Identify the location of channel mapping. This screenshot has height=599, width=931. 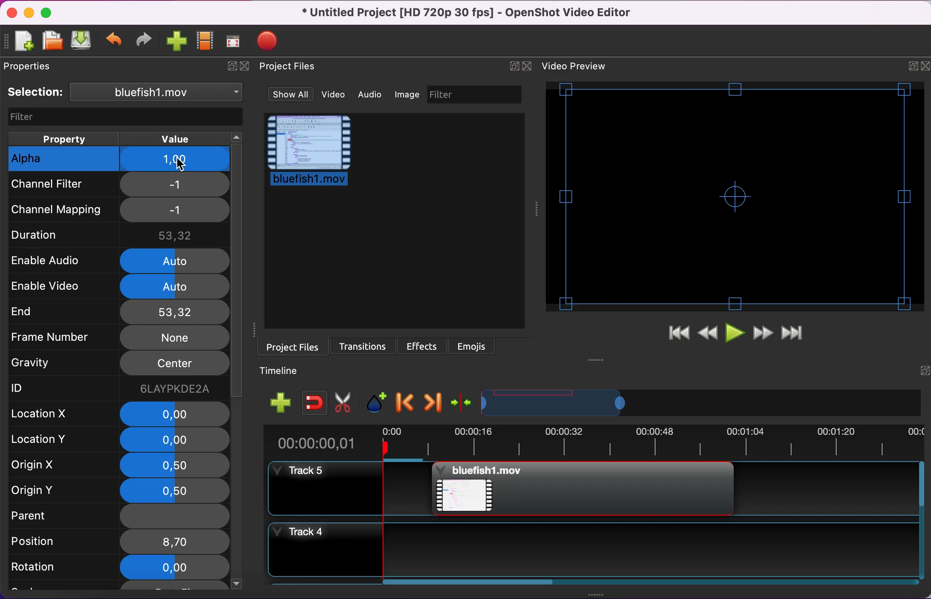
(63, 209).